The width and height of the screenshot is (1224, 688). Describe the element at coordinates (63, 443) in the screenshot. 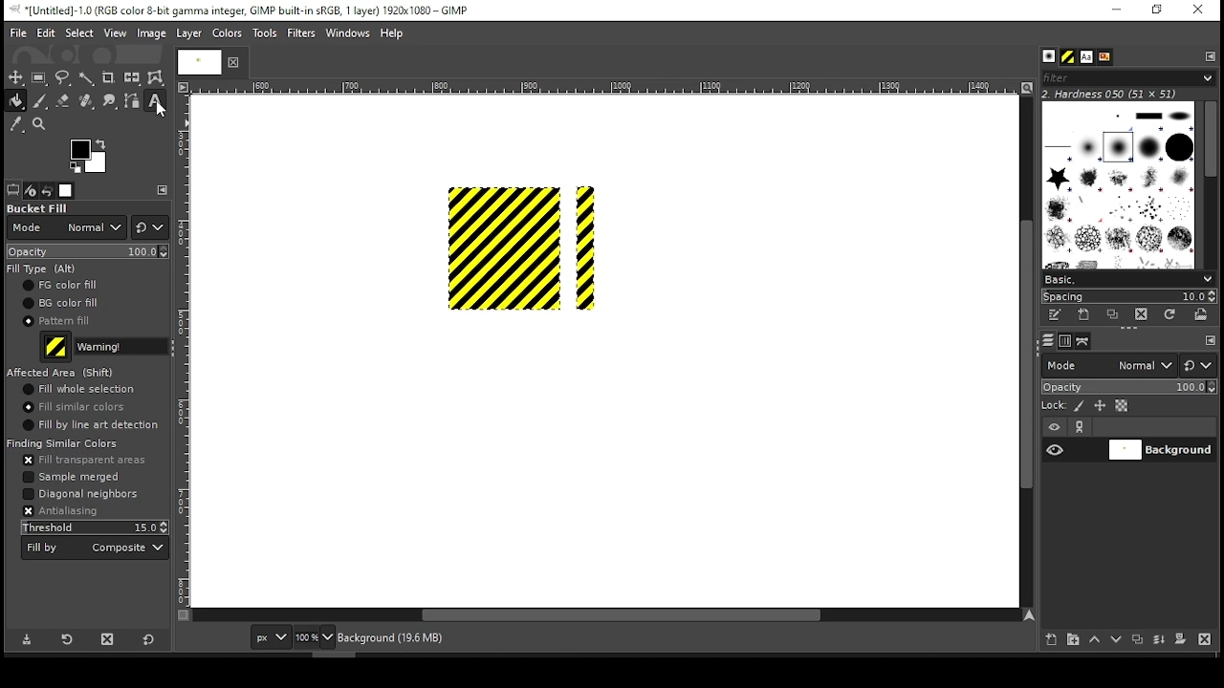

I see `finding similar colors` at that location.